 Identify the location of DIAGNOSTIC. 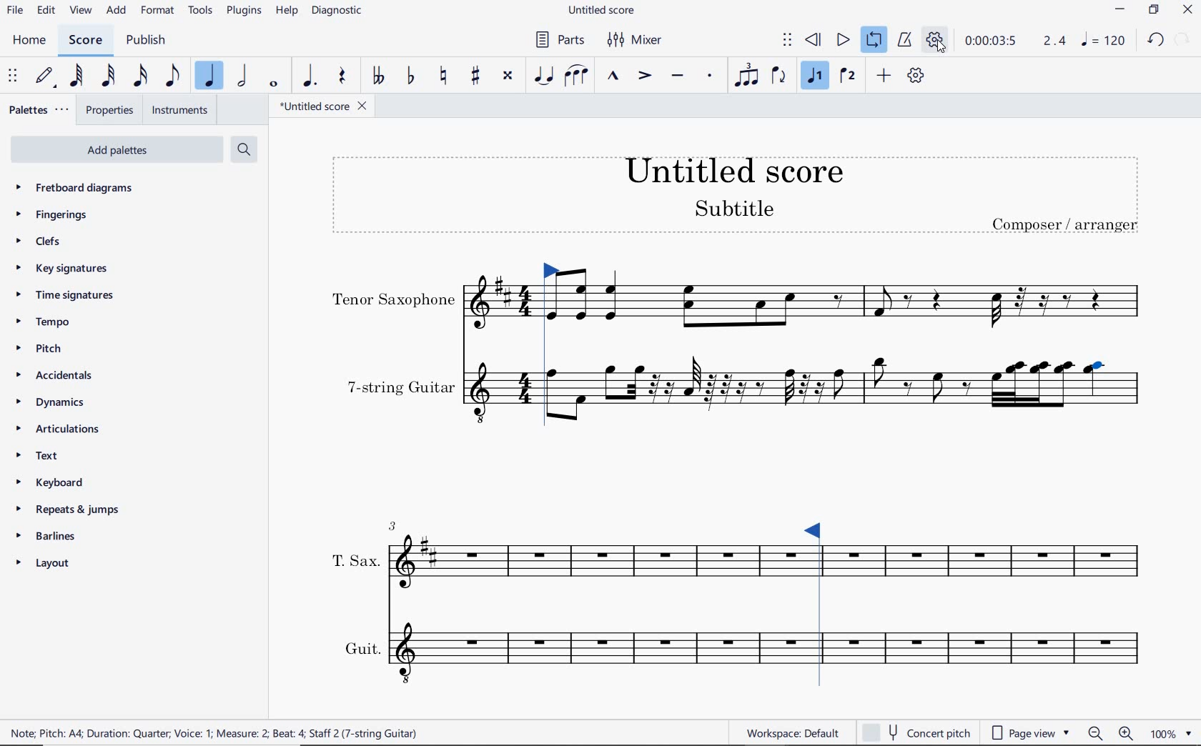
(339, 10).